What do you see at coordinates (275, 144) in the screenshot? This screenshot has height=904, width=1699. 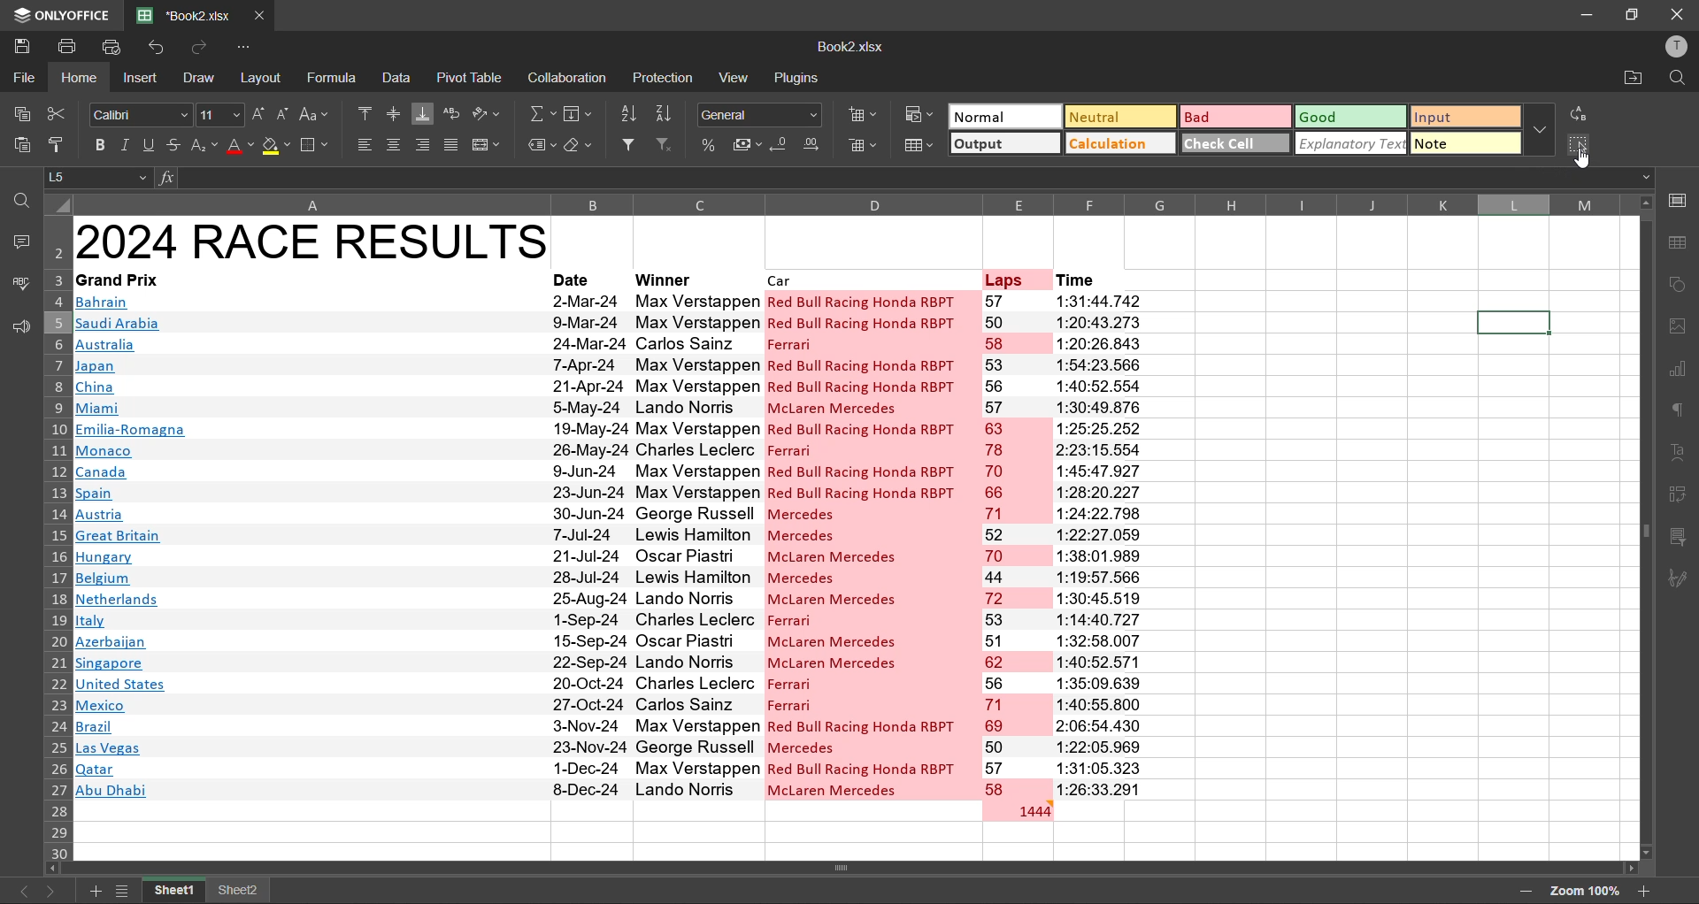 I see `fill color` at bounding box center [275, 144].